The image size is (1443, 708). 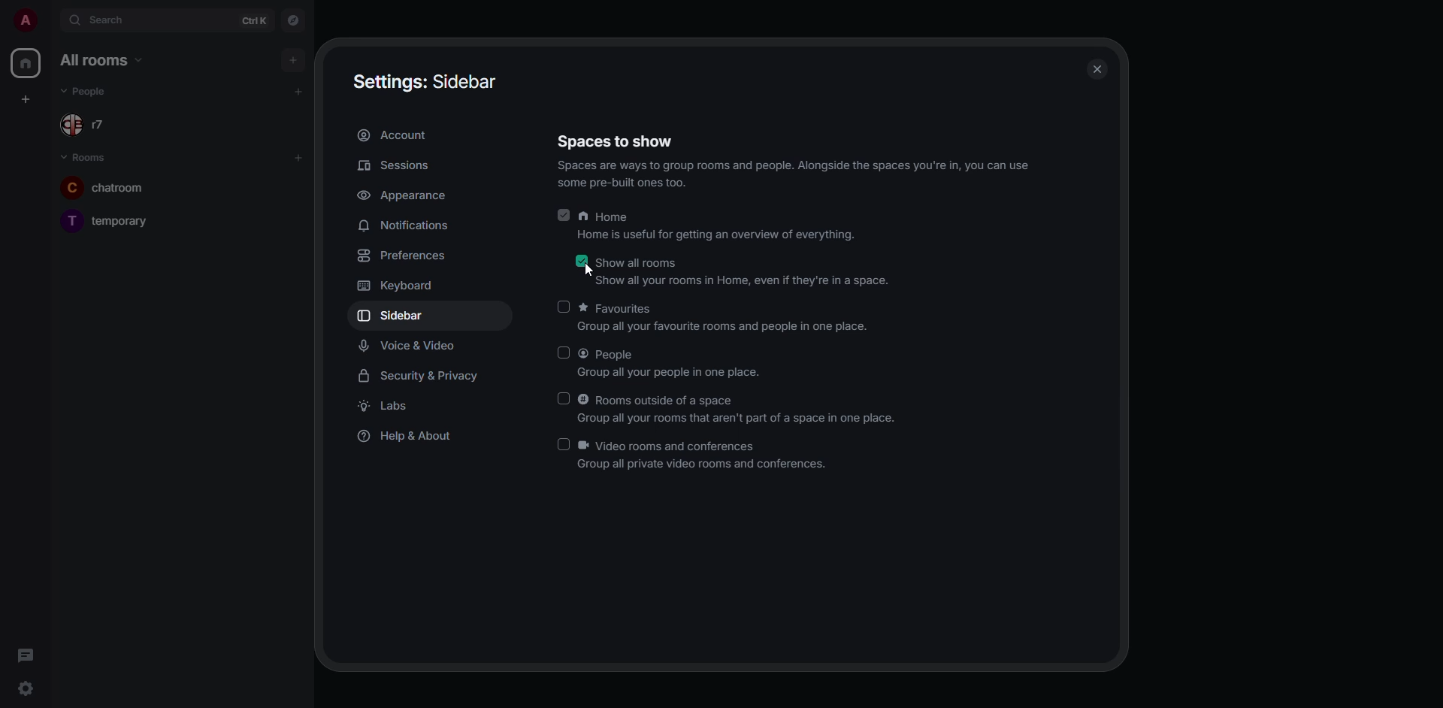 What do you see at coordinates (404, 256) in the screenshot?
I see `preferences` at bounding box center [404, 256].